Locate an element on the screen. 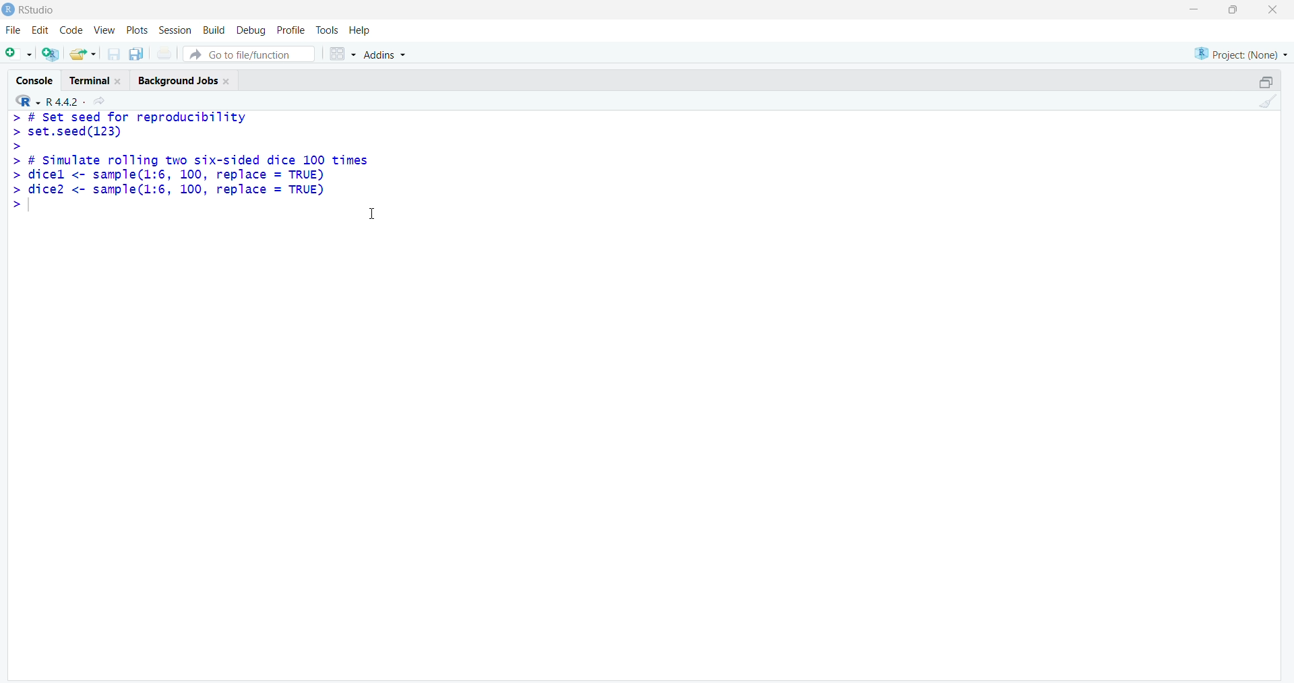 Image resolution: width=1294 pixels, height=683 pixels. close is located at coordinates (119, 82).